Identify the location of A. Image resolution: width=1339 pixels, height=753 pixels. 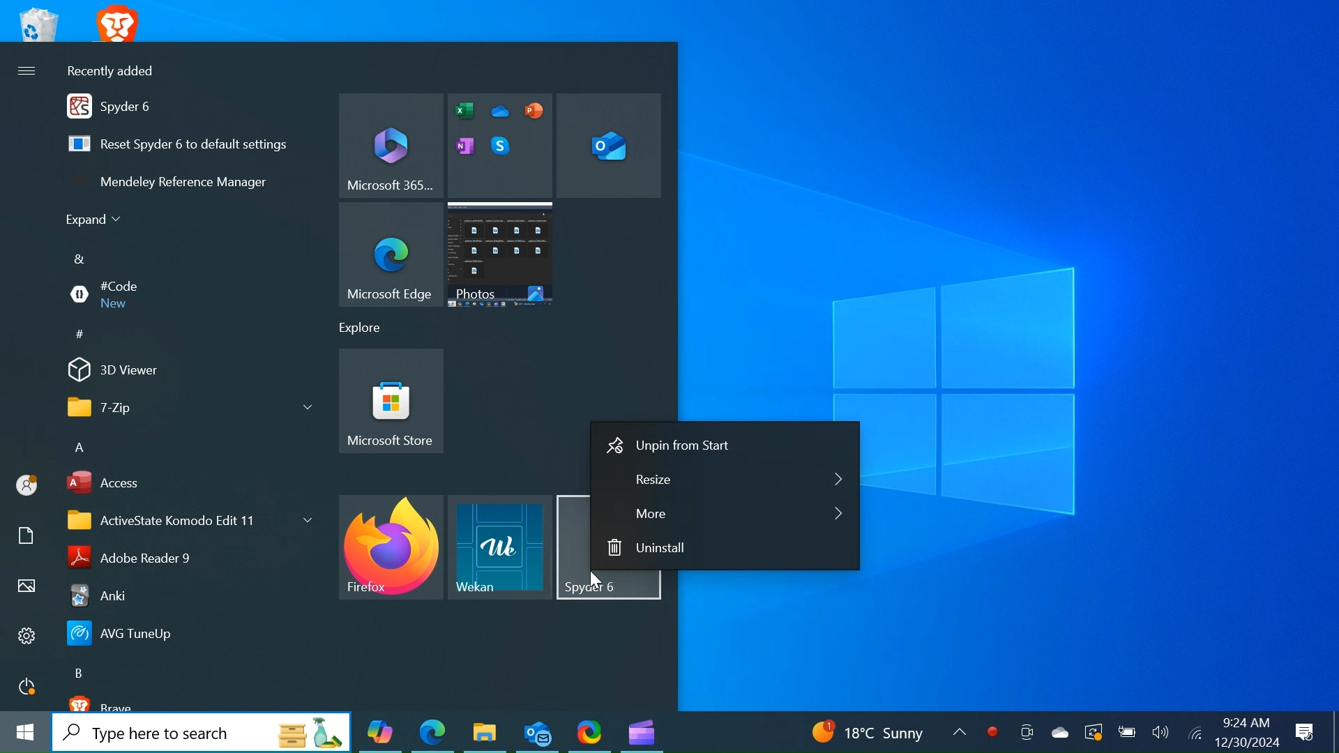
(80, 449).